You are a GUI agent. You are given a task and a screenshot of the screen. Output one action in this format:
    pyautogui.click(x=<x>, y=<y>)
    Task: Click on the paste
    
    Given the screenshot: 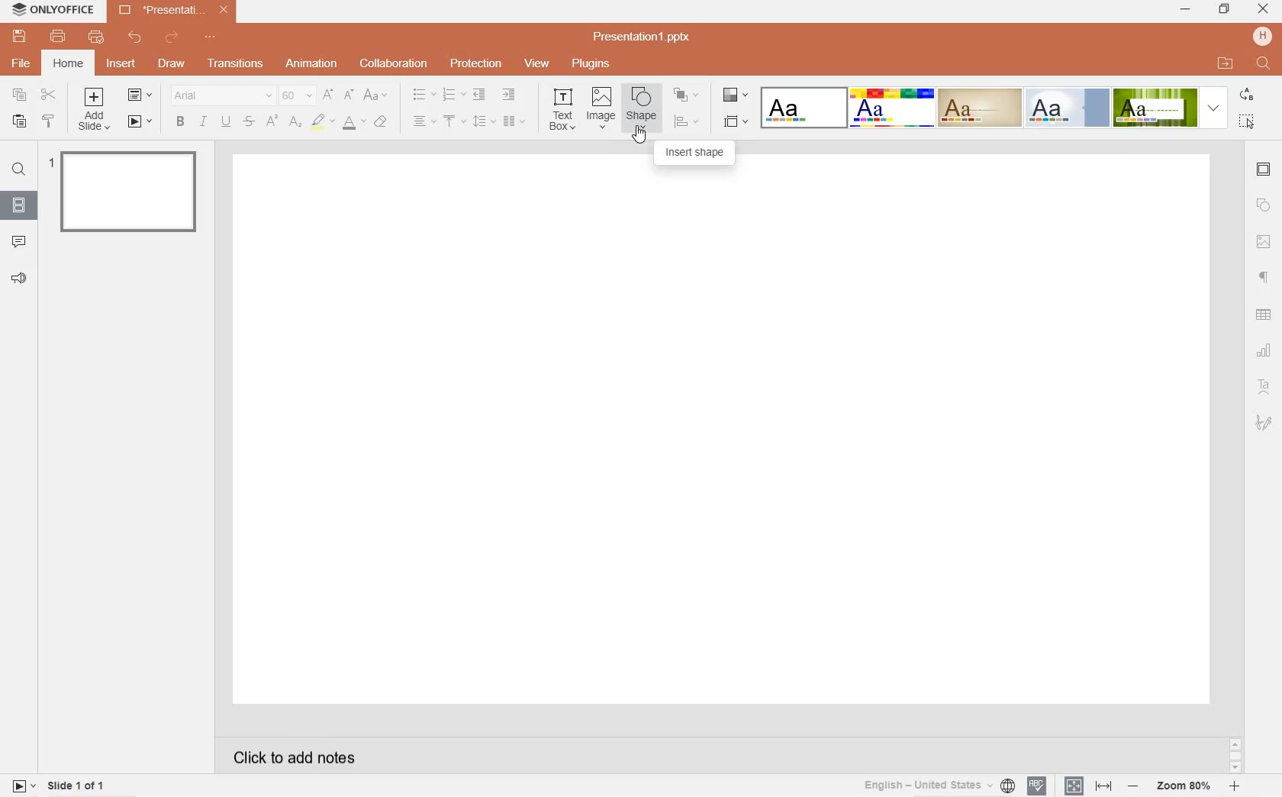 What is the action you would take?
    pyautogui.click(x=17, y=122)
    